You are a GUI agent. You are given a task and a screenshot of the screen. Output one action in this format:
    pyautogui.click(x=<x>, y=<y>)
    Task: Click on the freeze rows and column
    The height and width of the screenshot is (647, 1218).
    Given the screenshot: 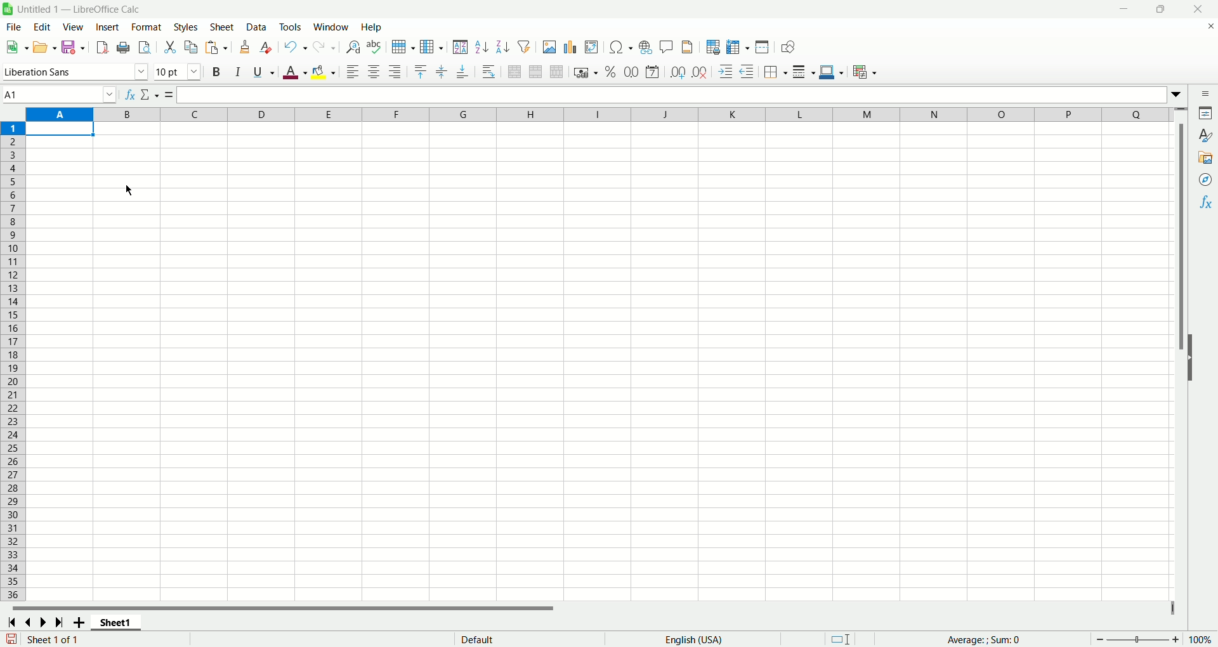 What is the action you would take?
    pyautogui.click(x=737, y=48)
    